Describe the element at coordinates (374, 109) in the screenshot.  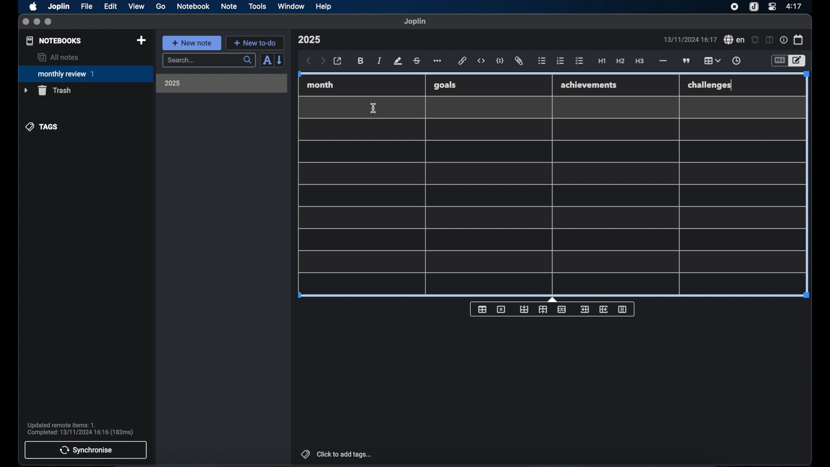
I see `I beam cursor` at that location.